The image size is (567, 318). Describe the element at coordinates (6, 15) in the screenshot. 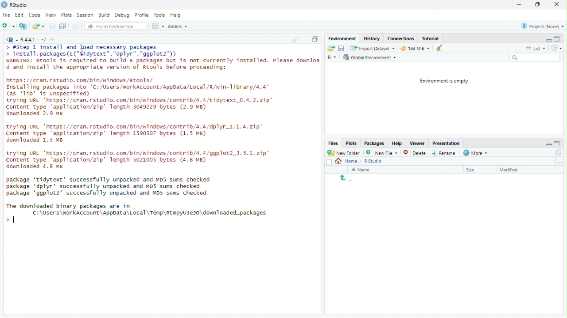

I see `File` at that location.